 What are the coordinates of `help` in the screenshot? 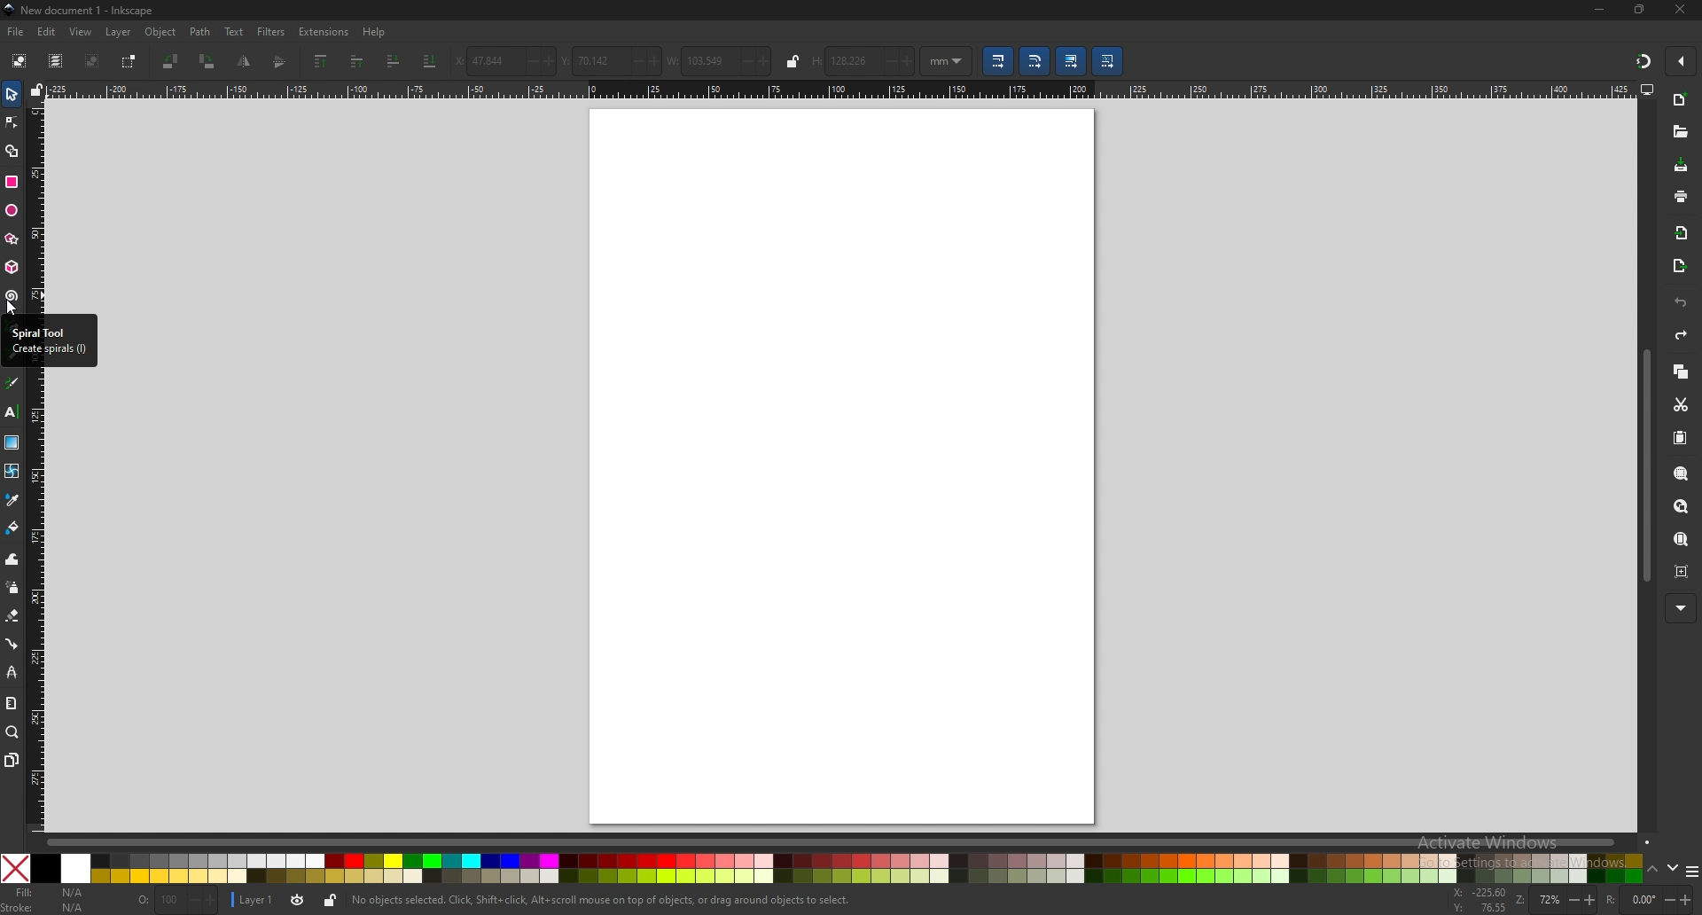 It's located at (374, 32).